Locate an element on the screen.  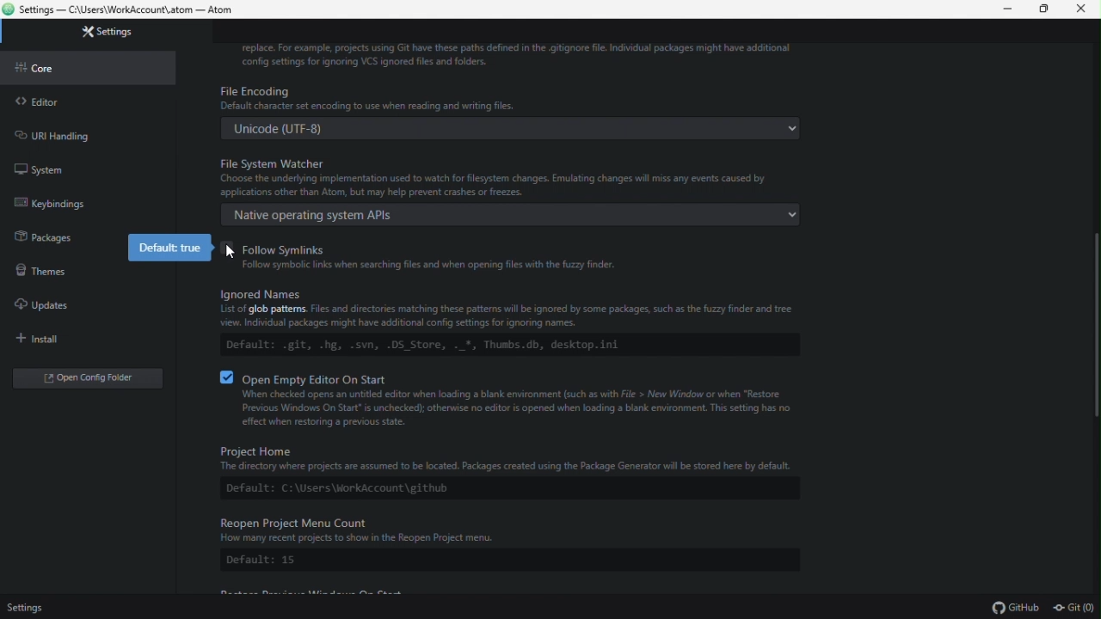
System is located at coordinates (83, 167).